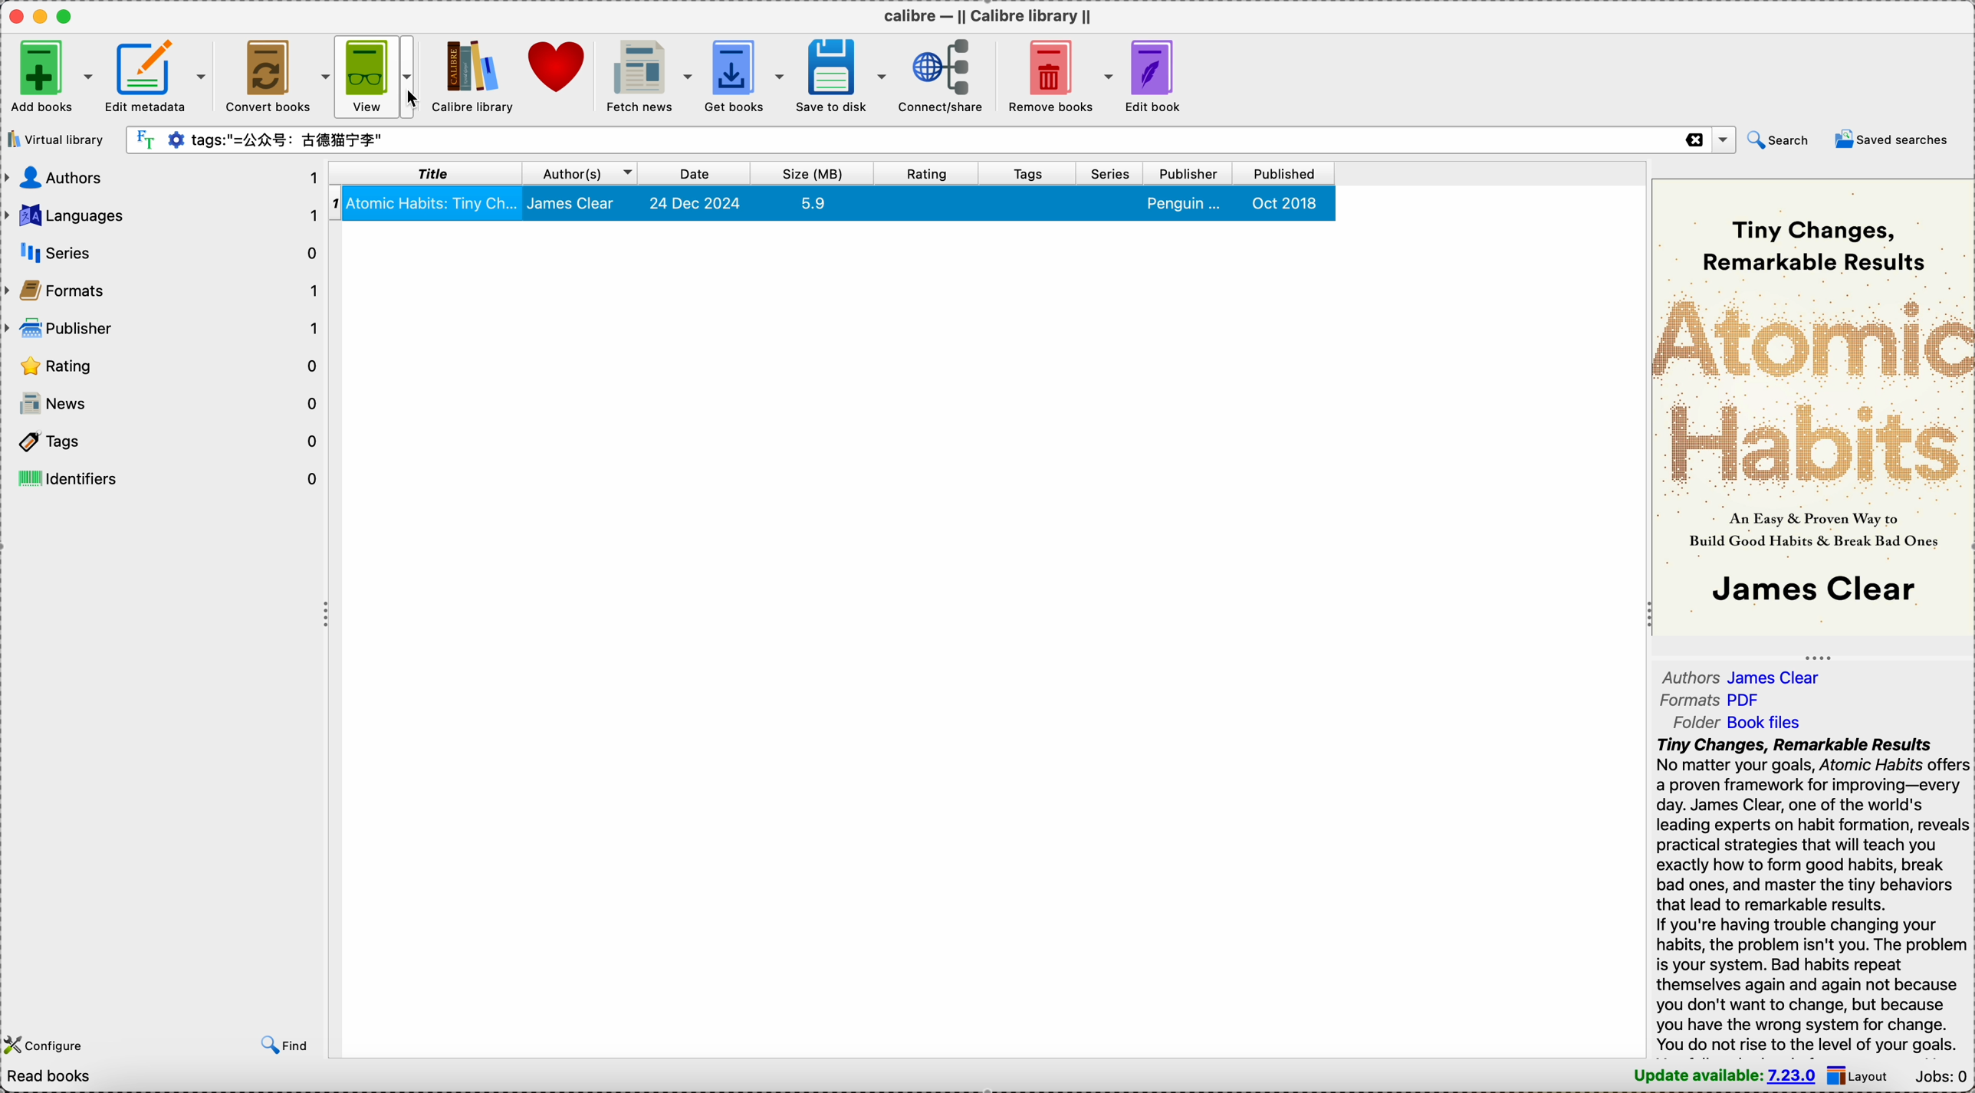 Image resolution: width=1975 pixels, height=1093 pixels. I want to click on Calibre library, so click(473, 75).